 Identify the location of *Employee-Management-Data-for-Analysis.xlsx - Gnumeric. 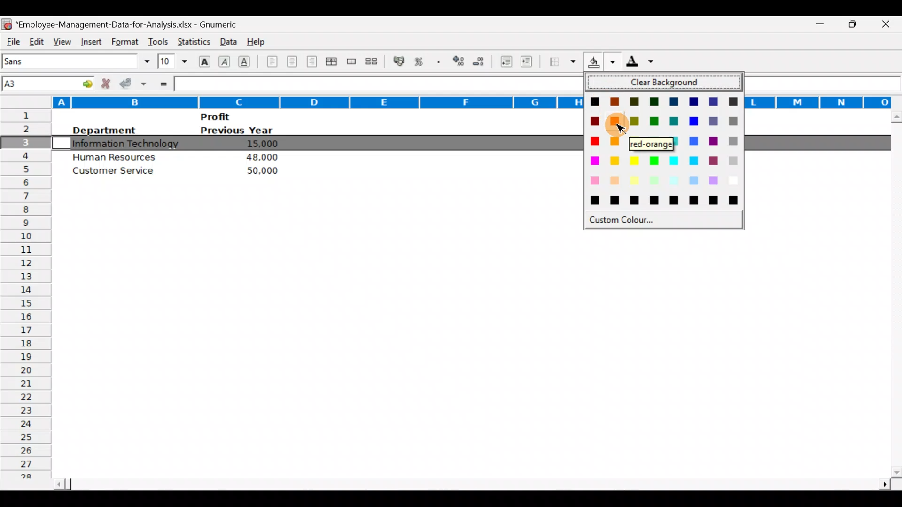
(132, 23).